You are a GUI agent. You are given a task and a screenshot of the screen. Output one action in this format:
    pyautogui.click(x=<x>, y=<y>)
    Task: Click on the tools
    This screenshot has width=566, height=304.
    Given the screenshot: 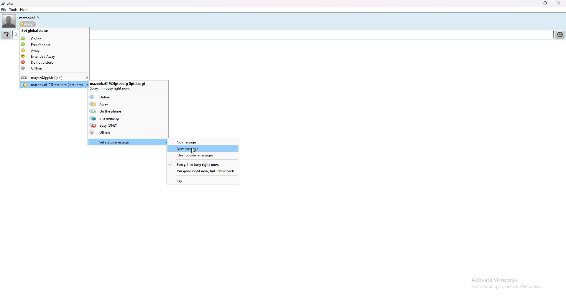 What is the action you would take?
    pyautogui.click(x=14, y=9)
    